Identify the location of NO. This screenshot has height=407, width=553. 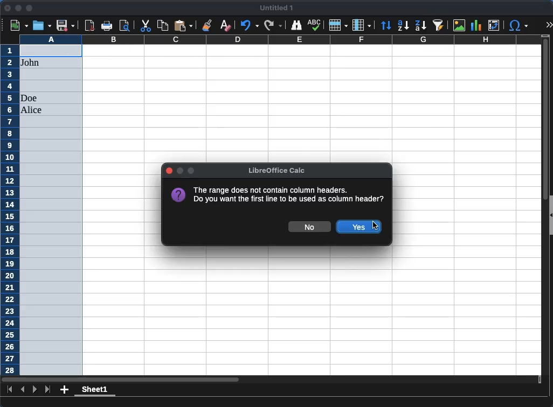
(309, 227).